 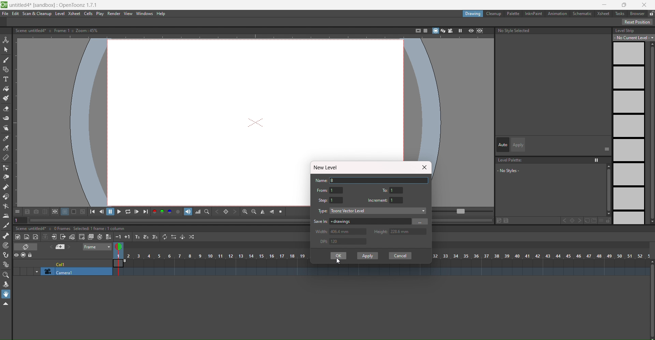 What do you see at coordinates (369, 221) in the screenshot?
I see `+drawings` at bounding box center [369, 221].